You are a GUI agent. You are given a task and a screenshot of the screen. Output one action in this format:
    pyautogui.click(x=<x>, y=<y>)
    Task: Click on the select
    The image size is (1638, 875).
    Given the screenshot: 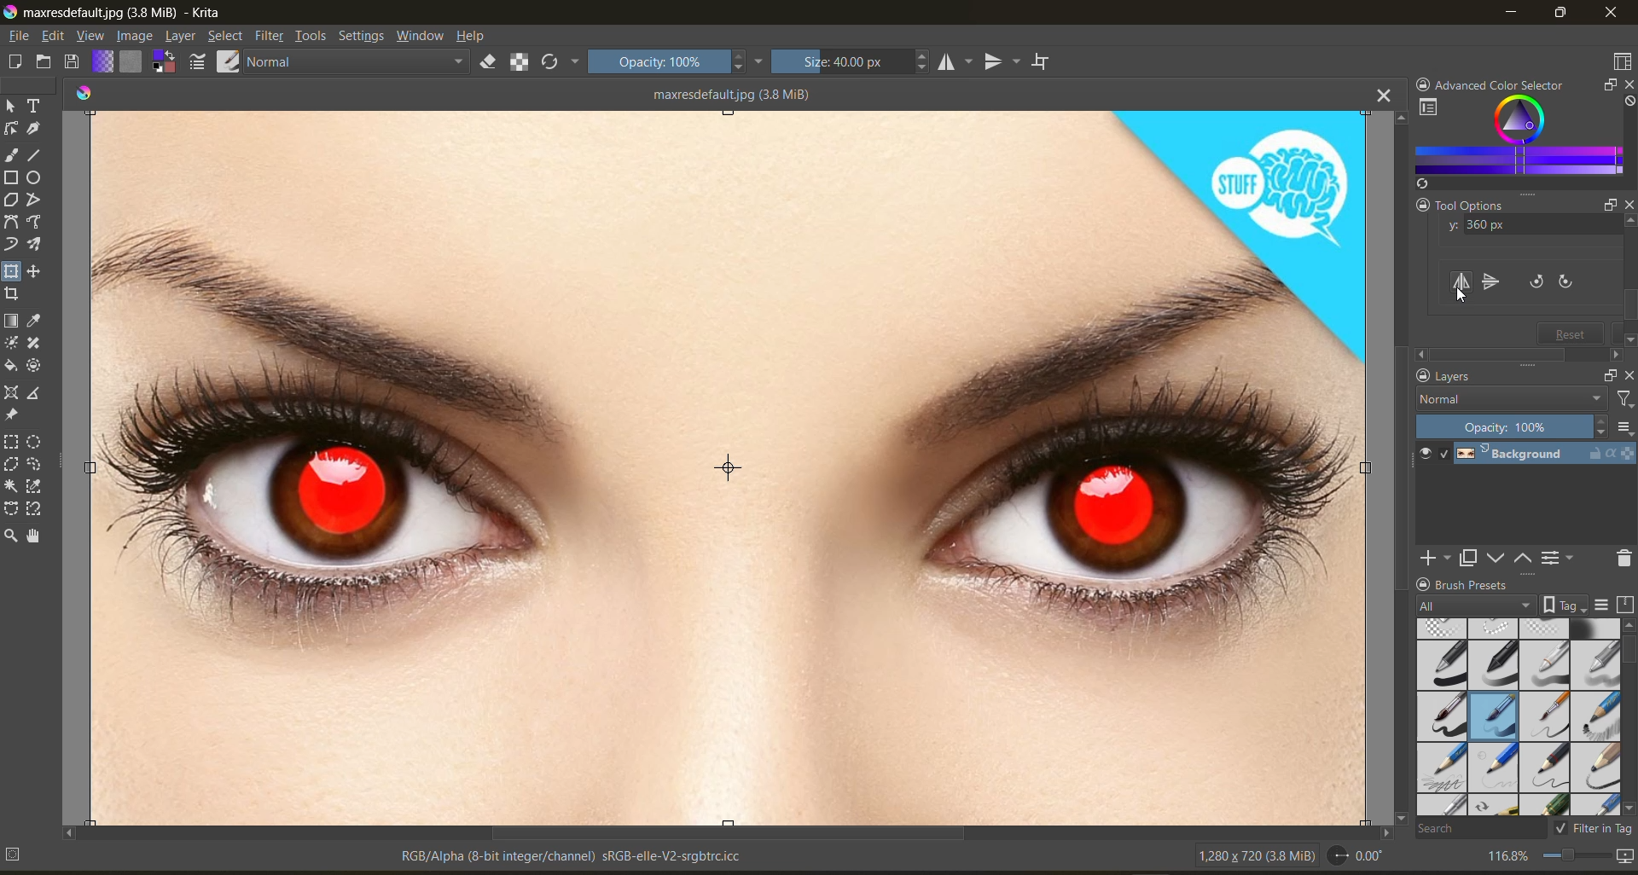 What is the action you would take?
    pyautogui.click(x=226, y=38)
    